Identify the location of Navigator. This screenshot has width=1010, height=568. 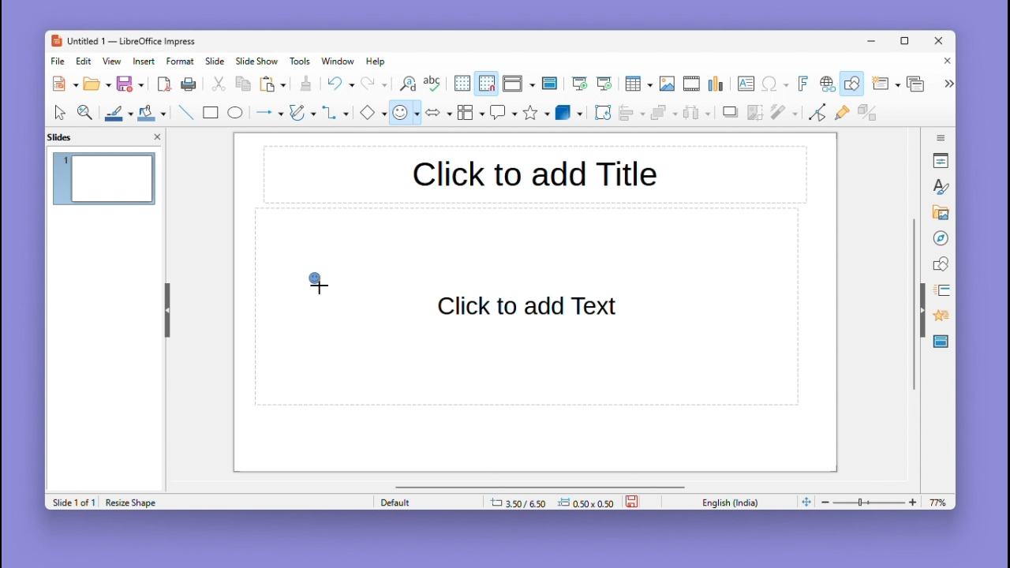
(941, 237).